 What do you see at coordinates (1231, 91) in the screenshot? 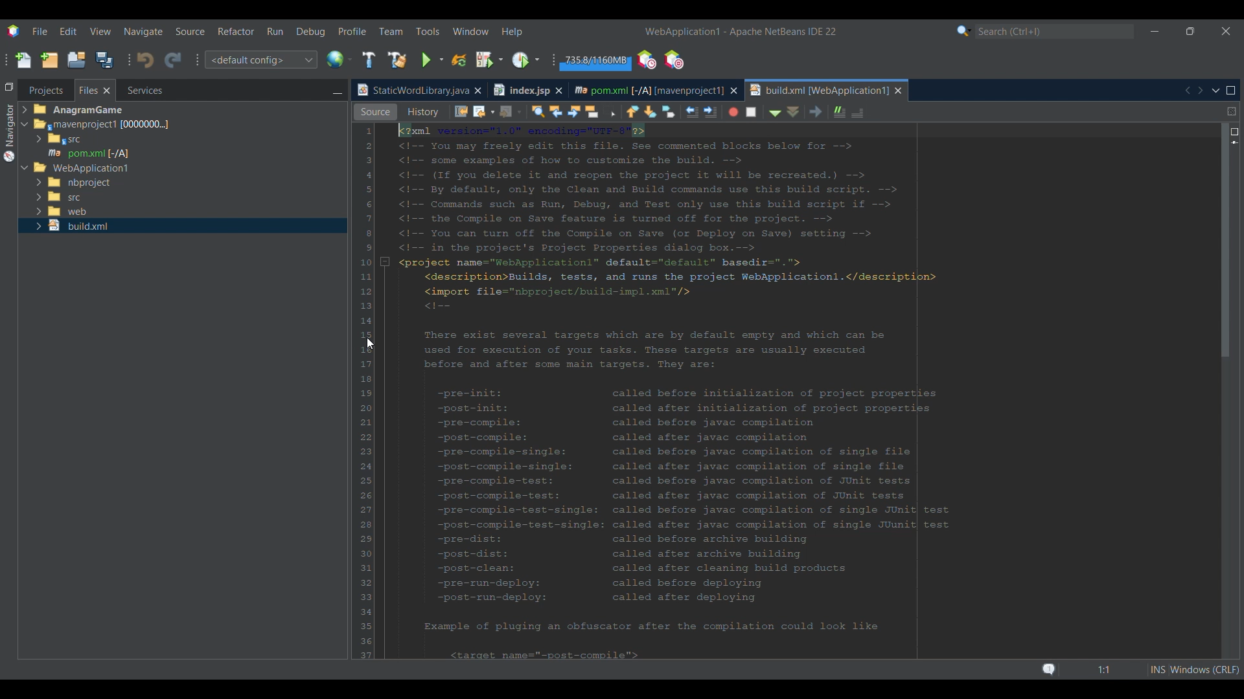
I see `Maximize` at bounding box center [1231, 91].